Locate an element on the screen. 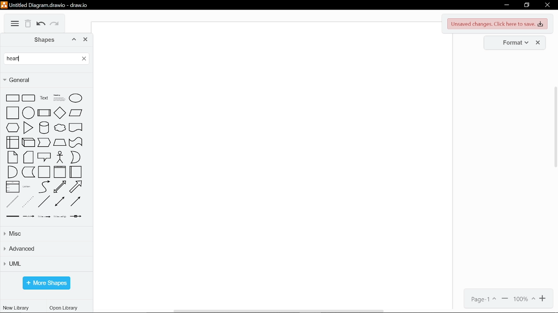 The height and width of the screenshot is (313, 558). connector with symbol is located at coordinates (77, 216).